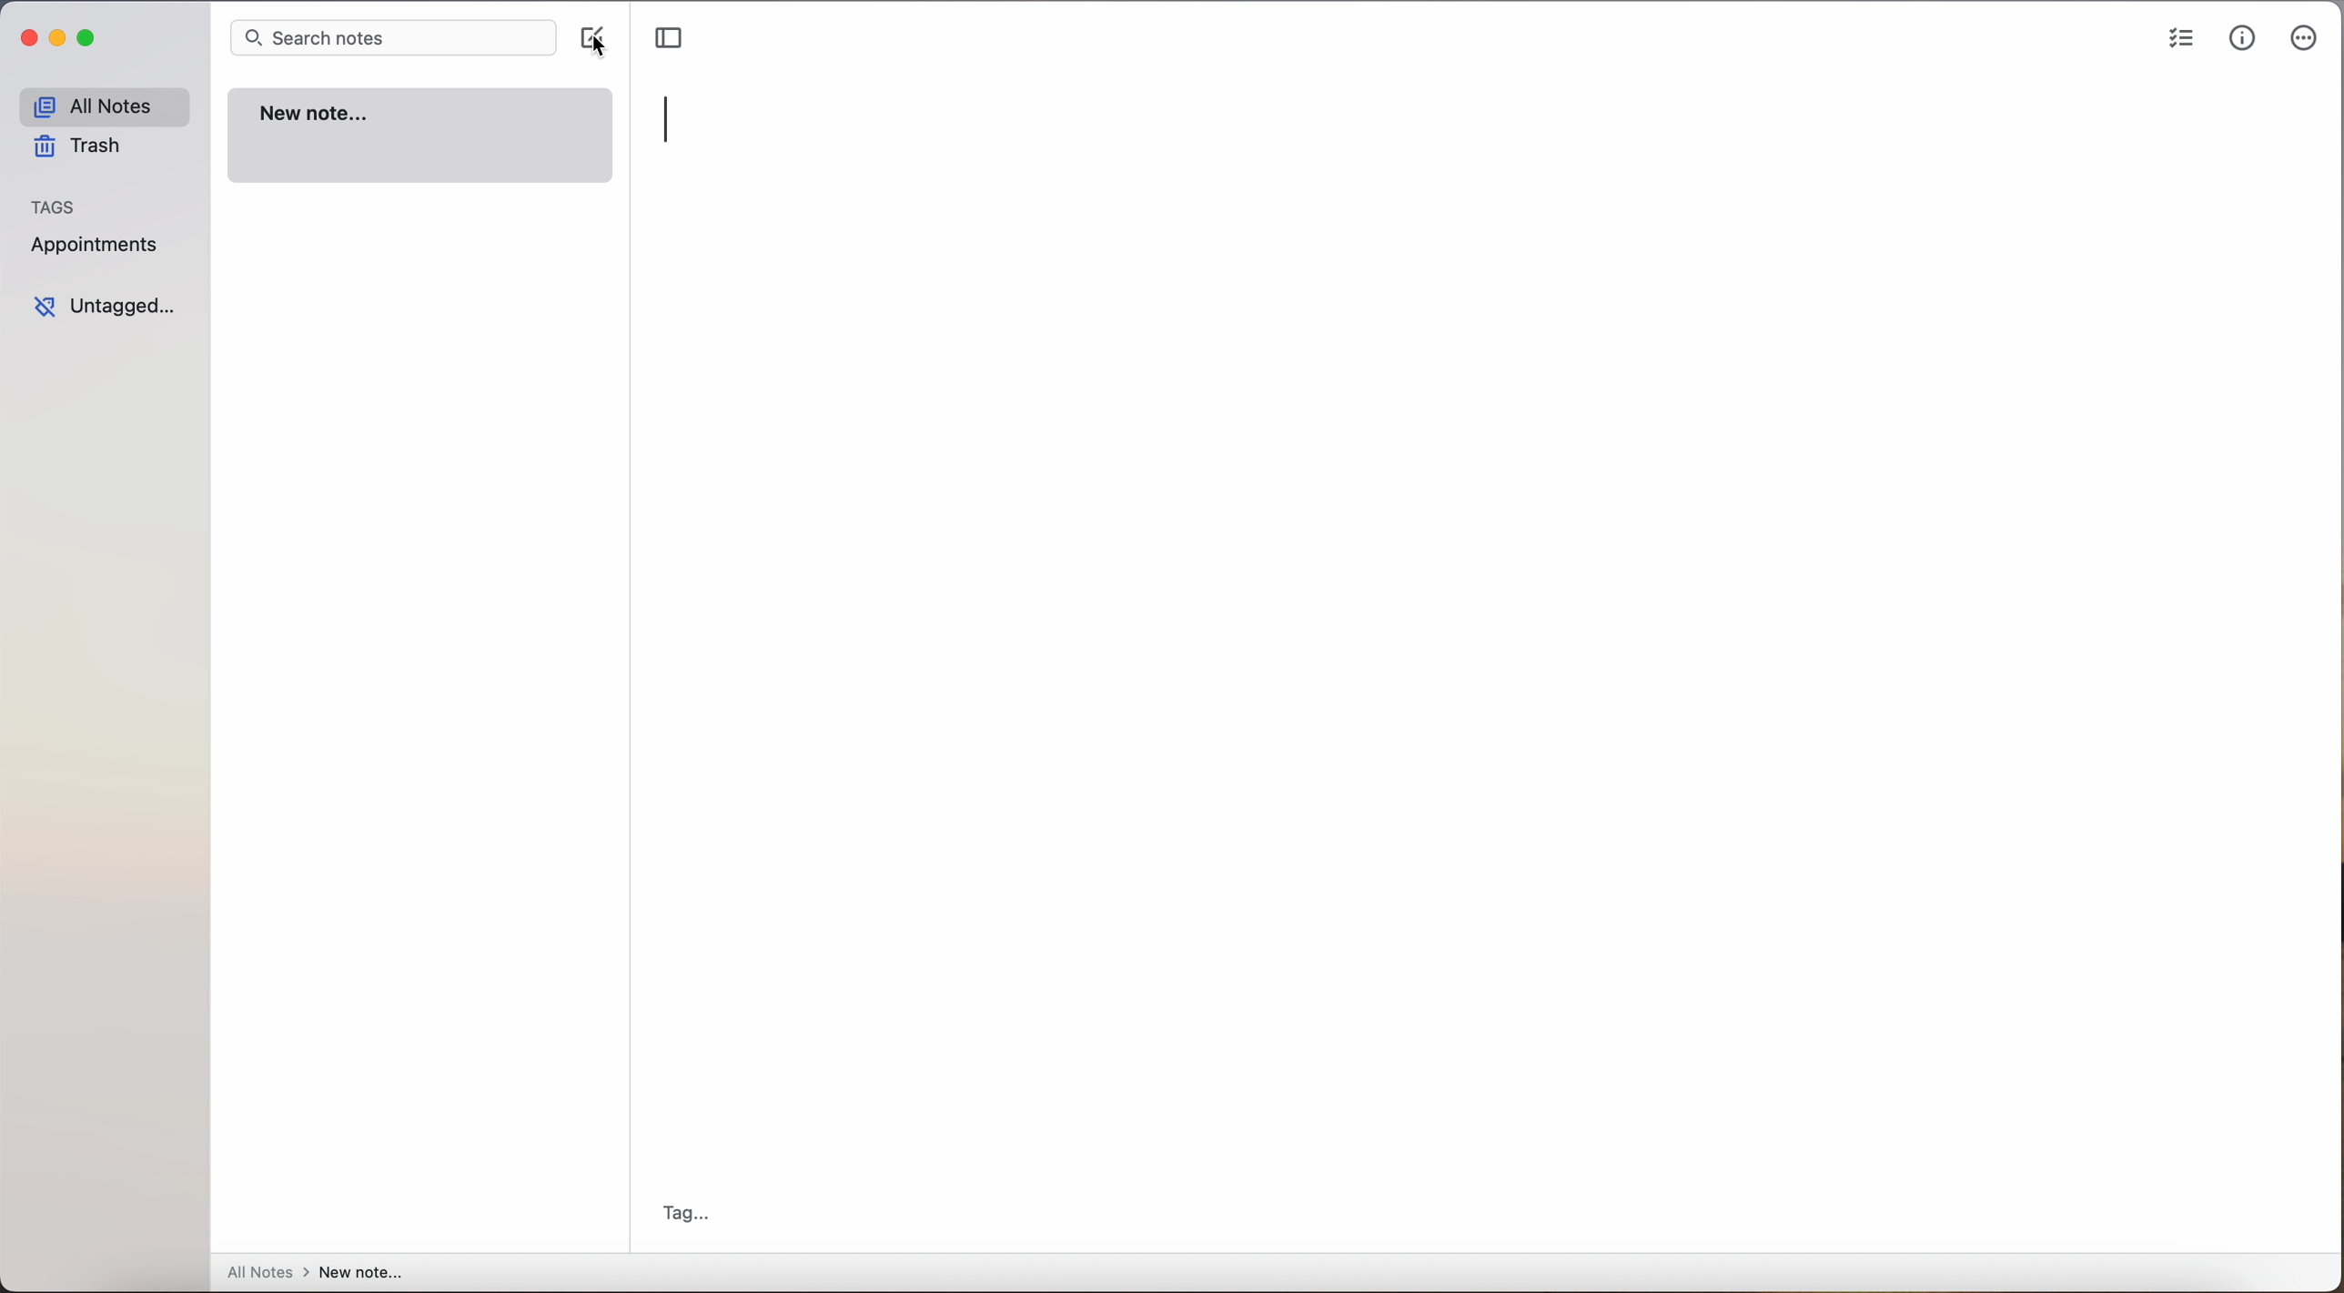 The width and height of the screenshot is (2344, 1293). I want to click on minimize app, so click(60, 41).